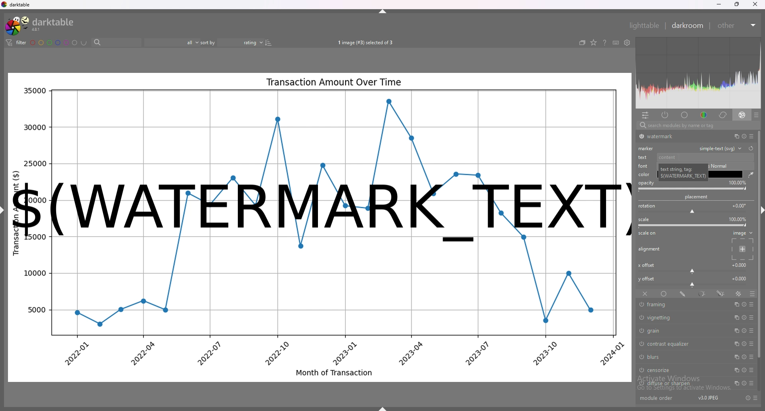  Describe the element at coordinates (321, 121) in the screenshot. I see `graph` at that location.